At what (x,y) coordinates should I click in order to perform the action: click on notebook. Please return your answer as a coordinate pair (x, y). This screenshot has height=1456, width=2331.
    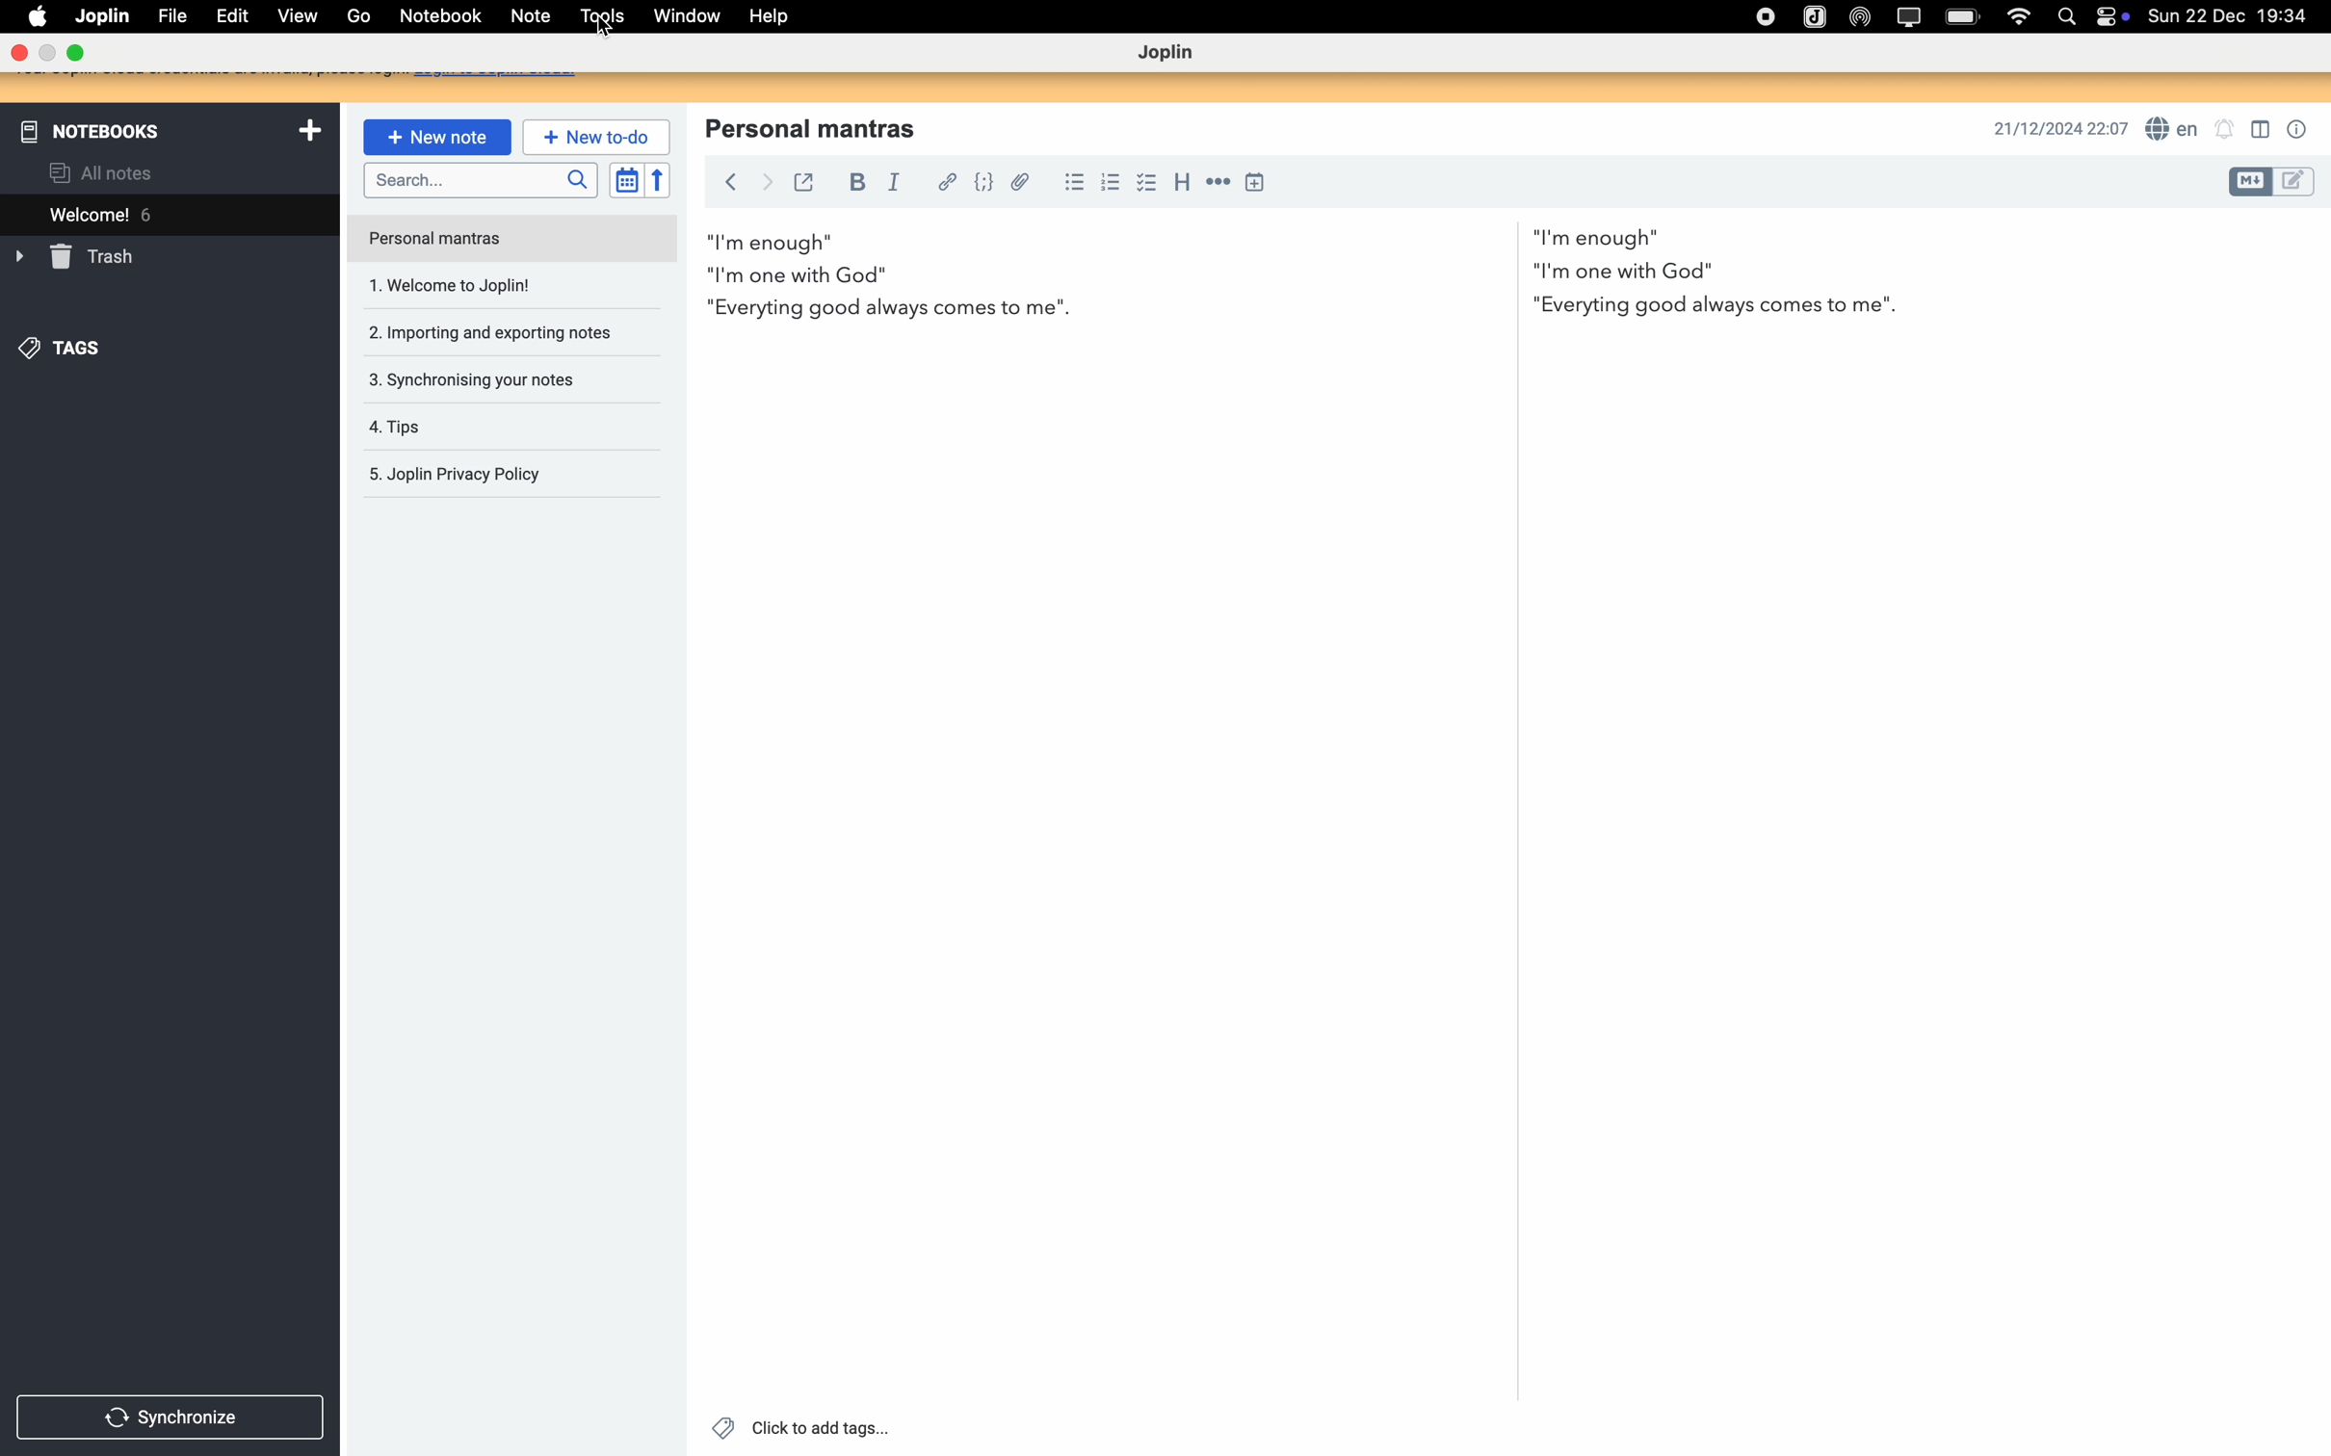
    Looking at the image, I should click on (439, 16).